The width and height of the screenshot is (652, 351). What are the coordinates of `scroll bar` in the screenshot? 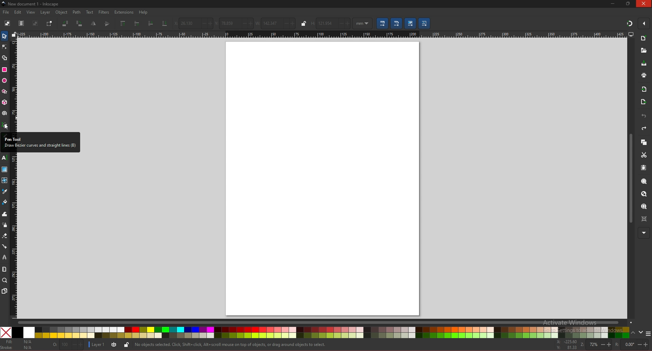 It's located at (630, 179).